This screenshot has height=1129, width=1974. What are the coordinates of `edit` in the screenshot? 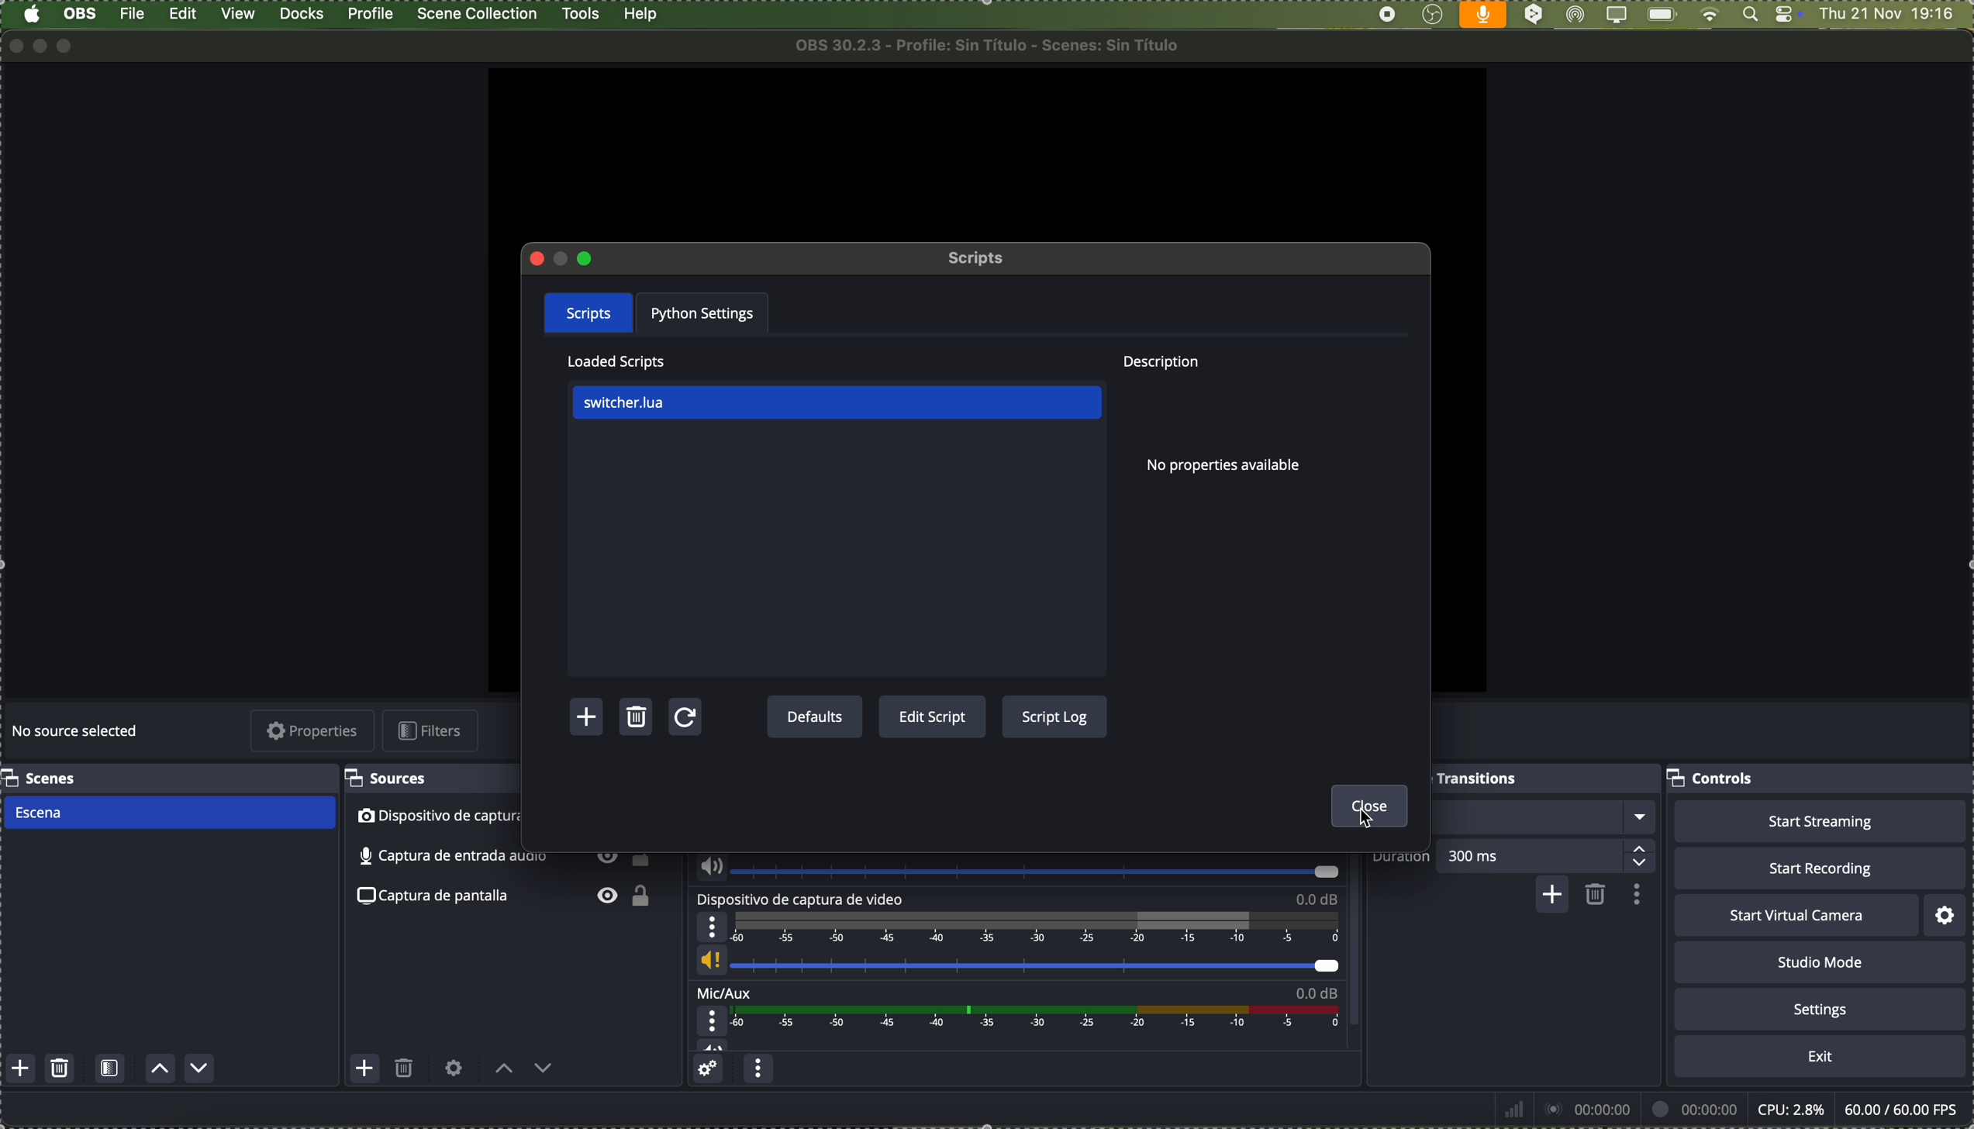 It's located at (183, 16).